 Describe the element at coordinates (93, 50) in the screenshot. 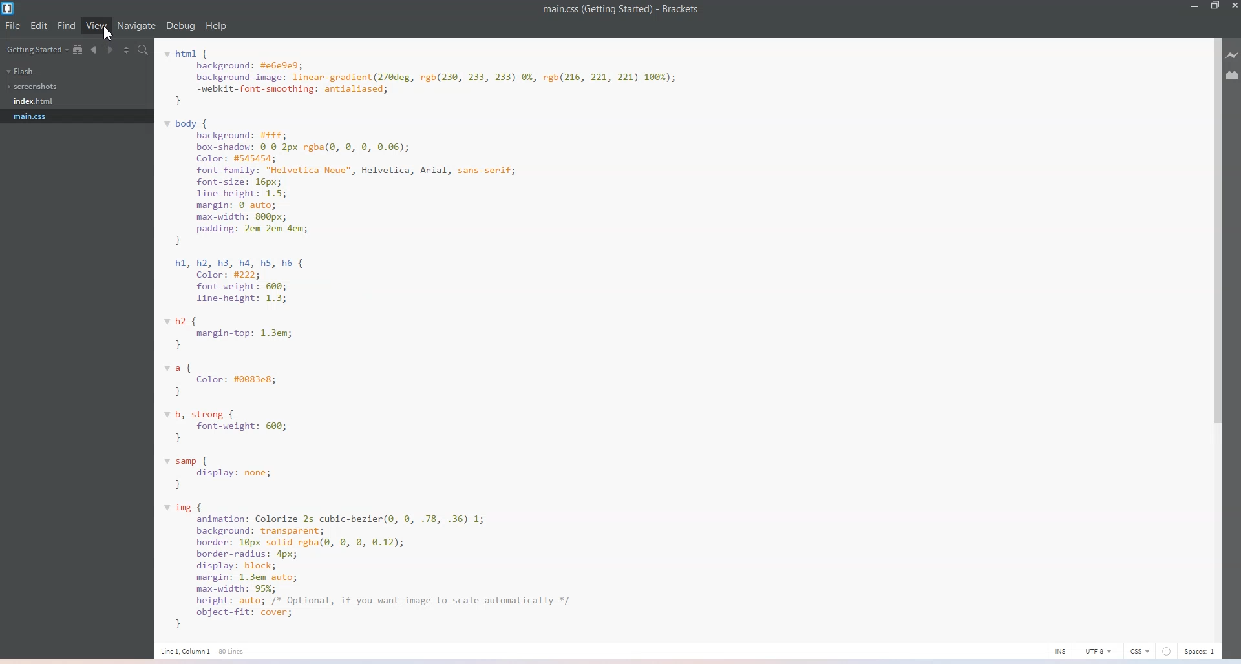

I see `Navigate Backwards` at that location.